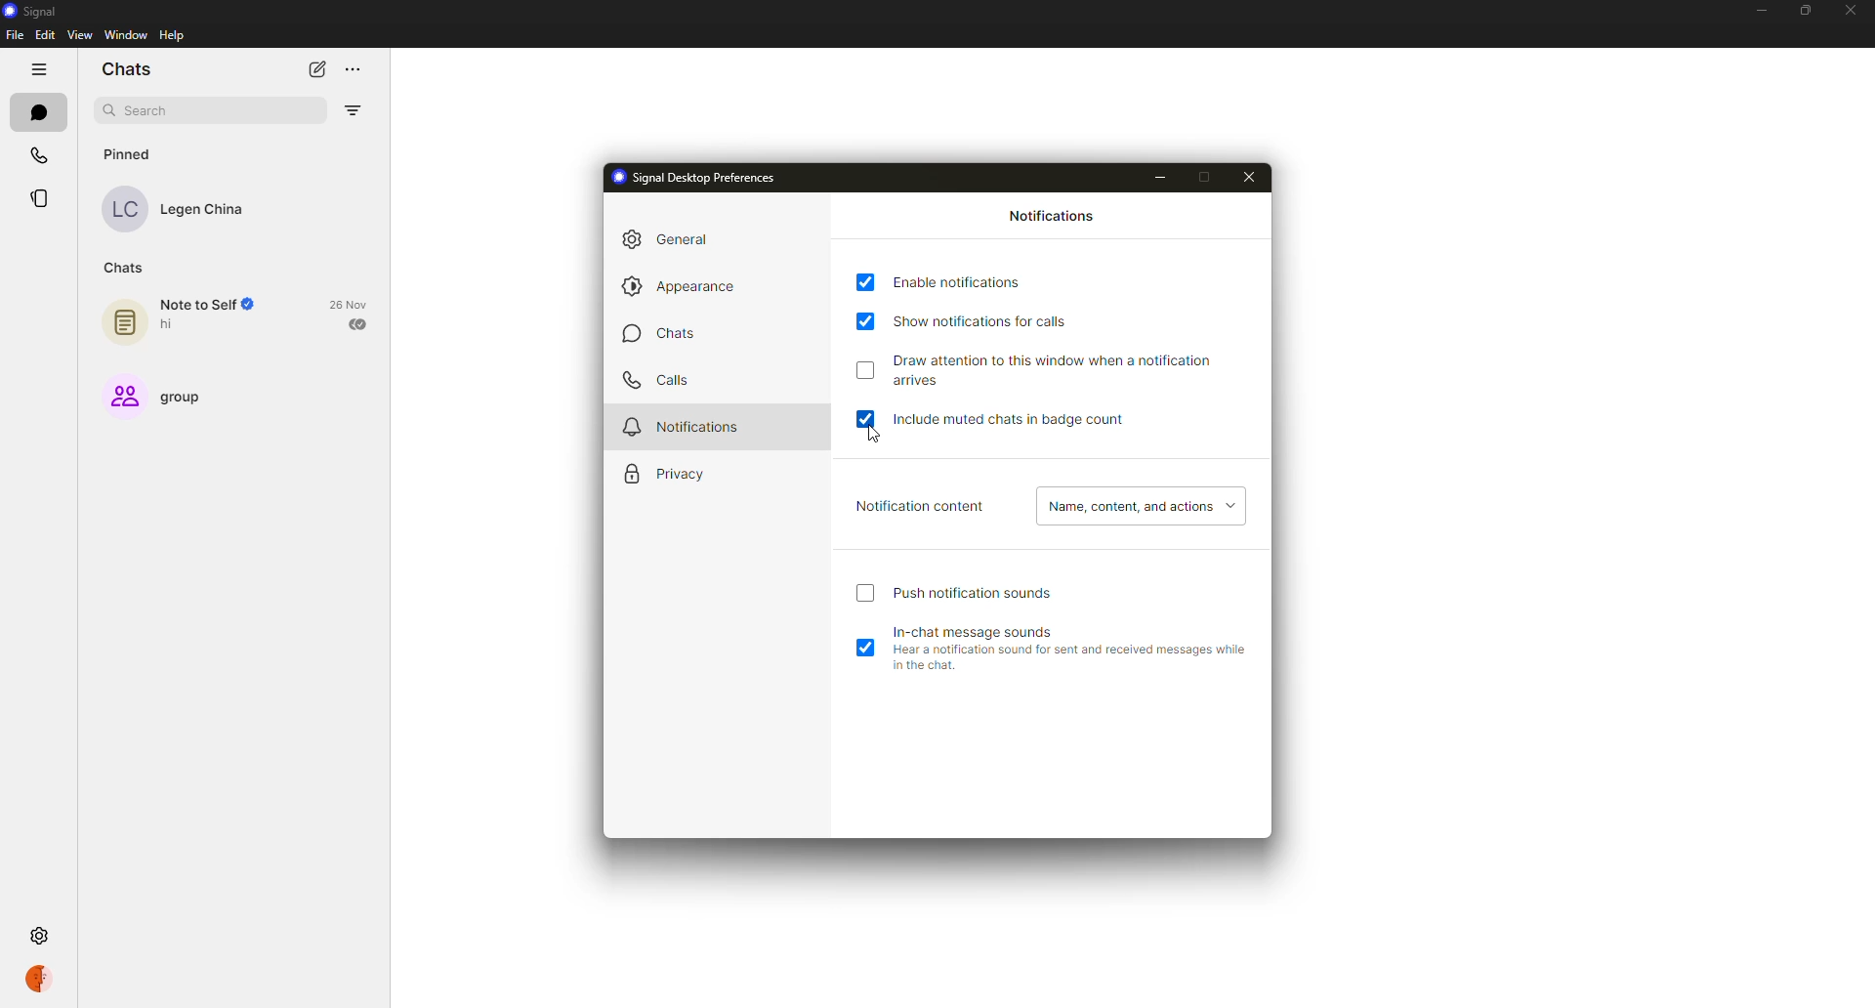 The image size is (1875, 1008). What do you see at coordinates (349, 302) in the screenshot?
I see `26 Nov` at bounding box center [349, 302].